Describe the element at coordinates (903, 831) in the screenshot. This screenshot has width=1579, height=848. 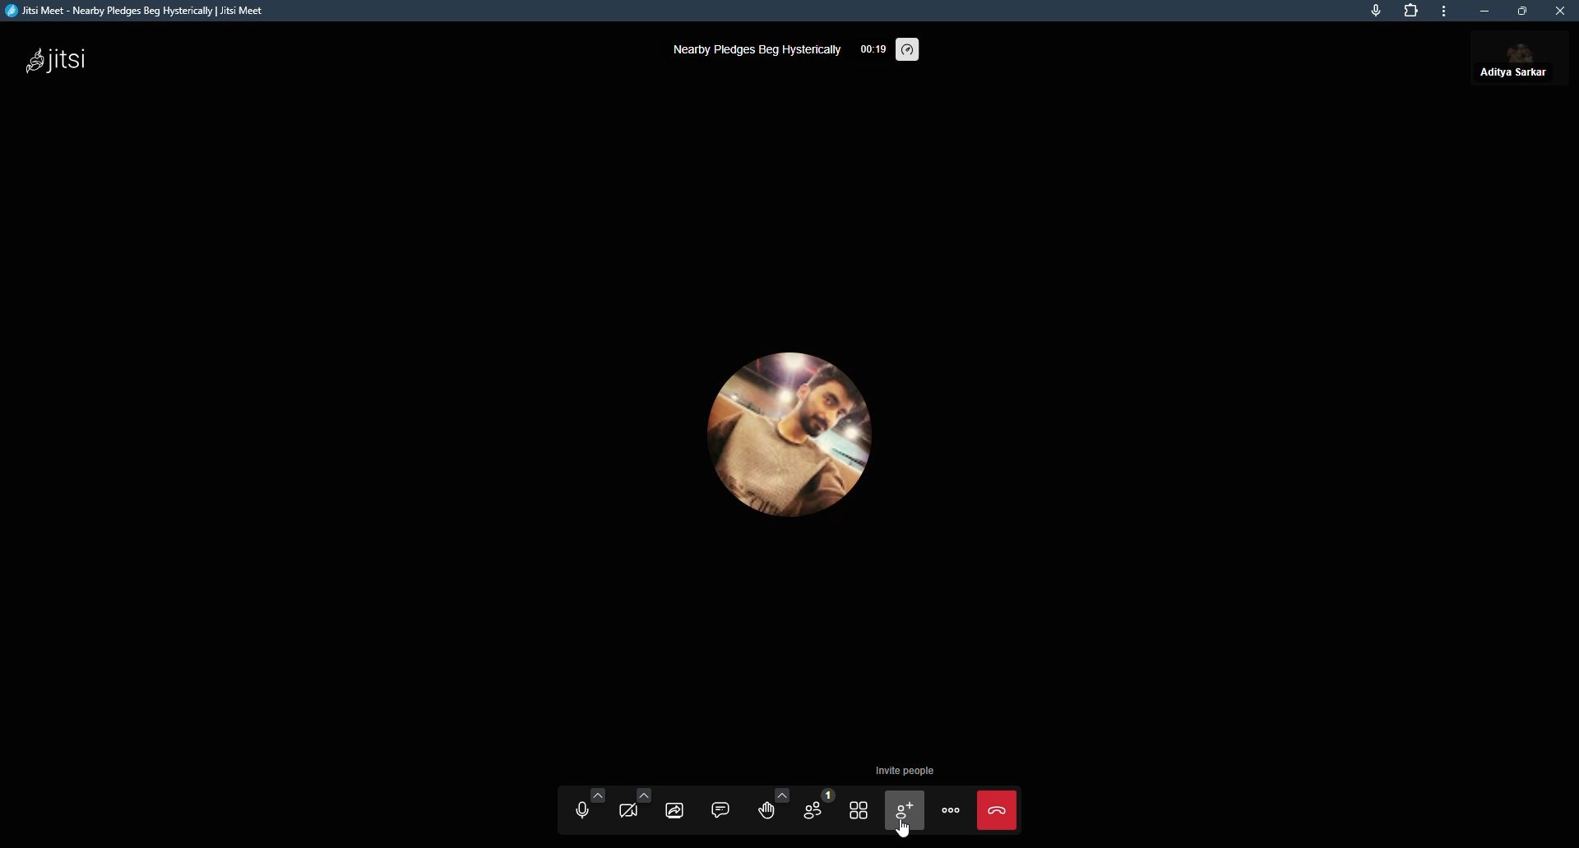
I see `cursor` at that location.